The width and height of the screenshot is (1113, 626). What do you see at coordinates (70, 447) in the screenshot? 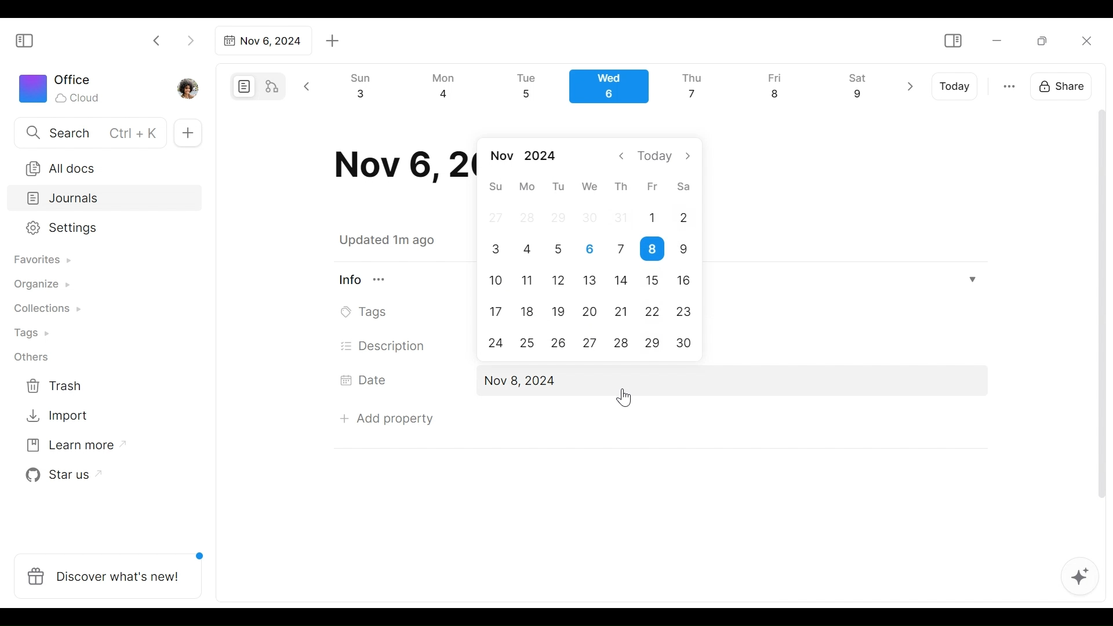
I see `Learn more` at bounding box center [70, 447].